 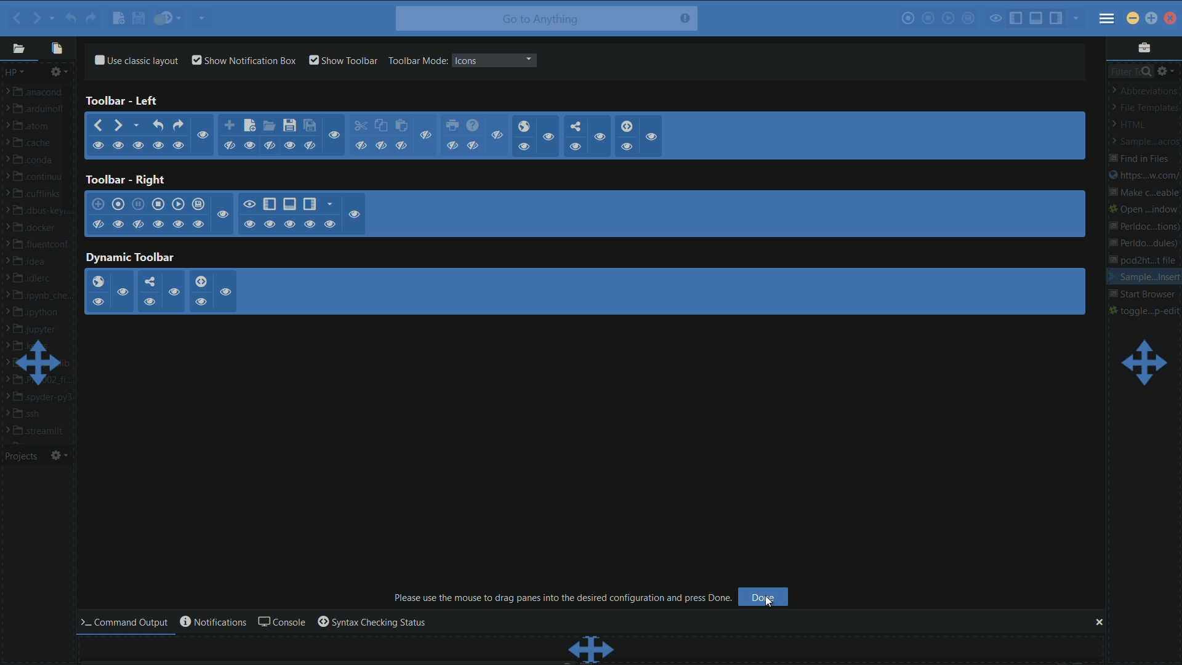 What do you see at coordinates (39, 161) in the screenshot?
I see `.conda` at bounding box center [39, 161].